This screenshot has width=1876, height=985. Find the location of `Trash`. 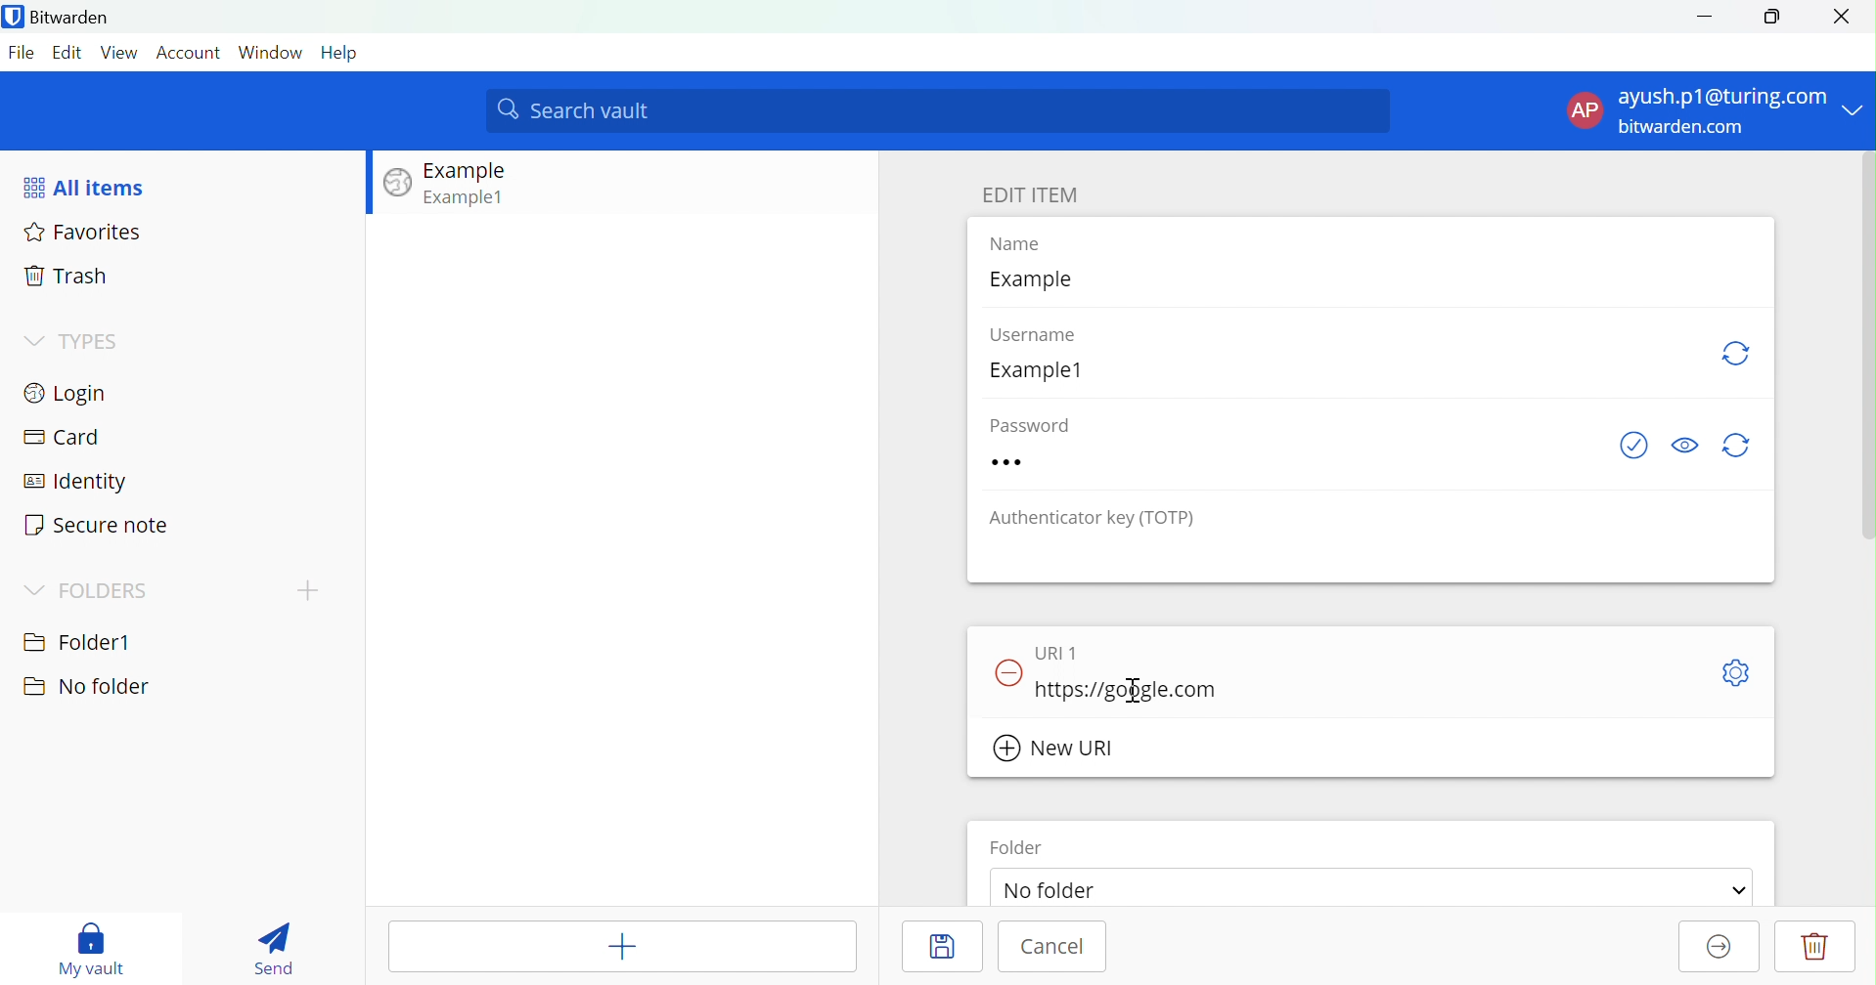

Trash is located at coordinates (68, 278).